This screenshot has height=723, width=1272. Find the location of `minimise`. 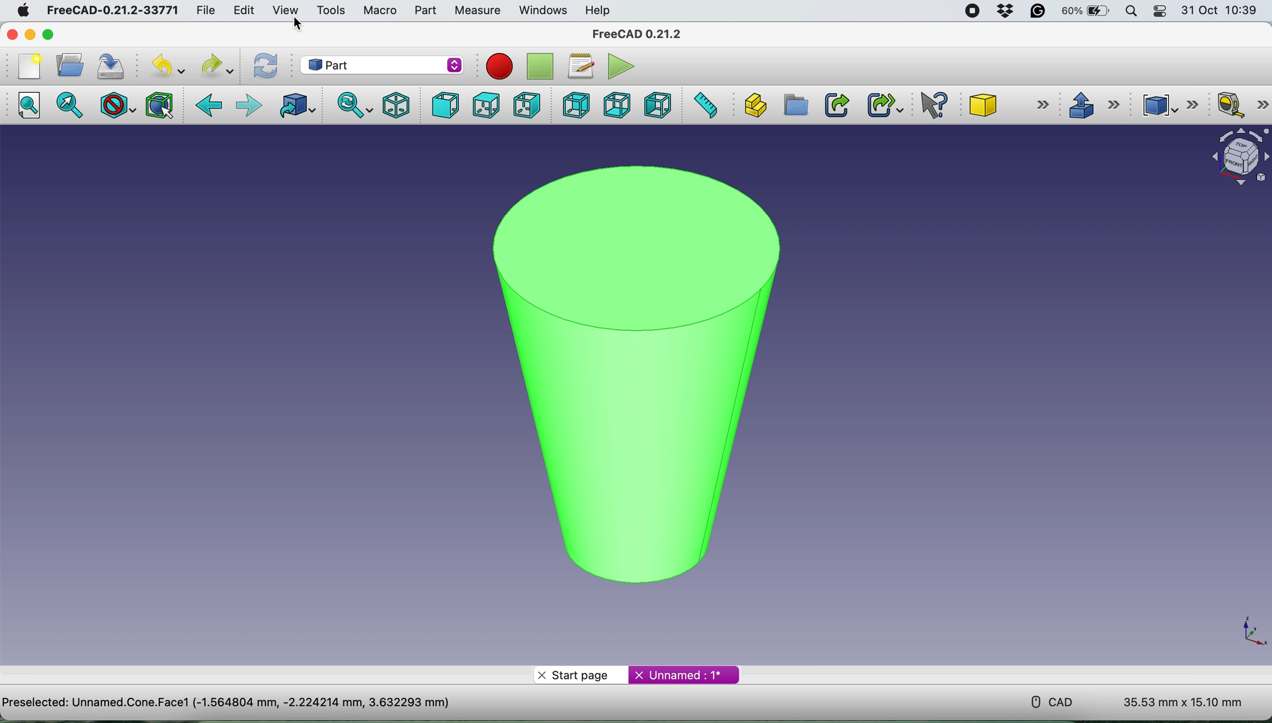

minimise is located at coordinates (33, 34).